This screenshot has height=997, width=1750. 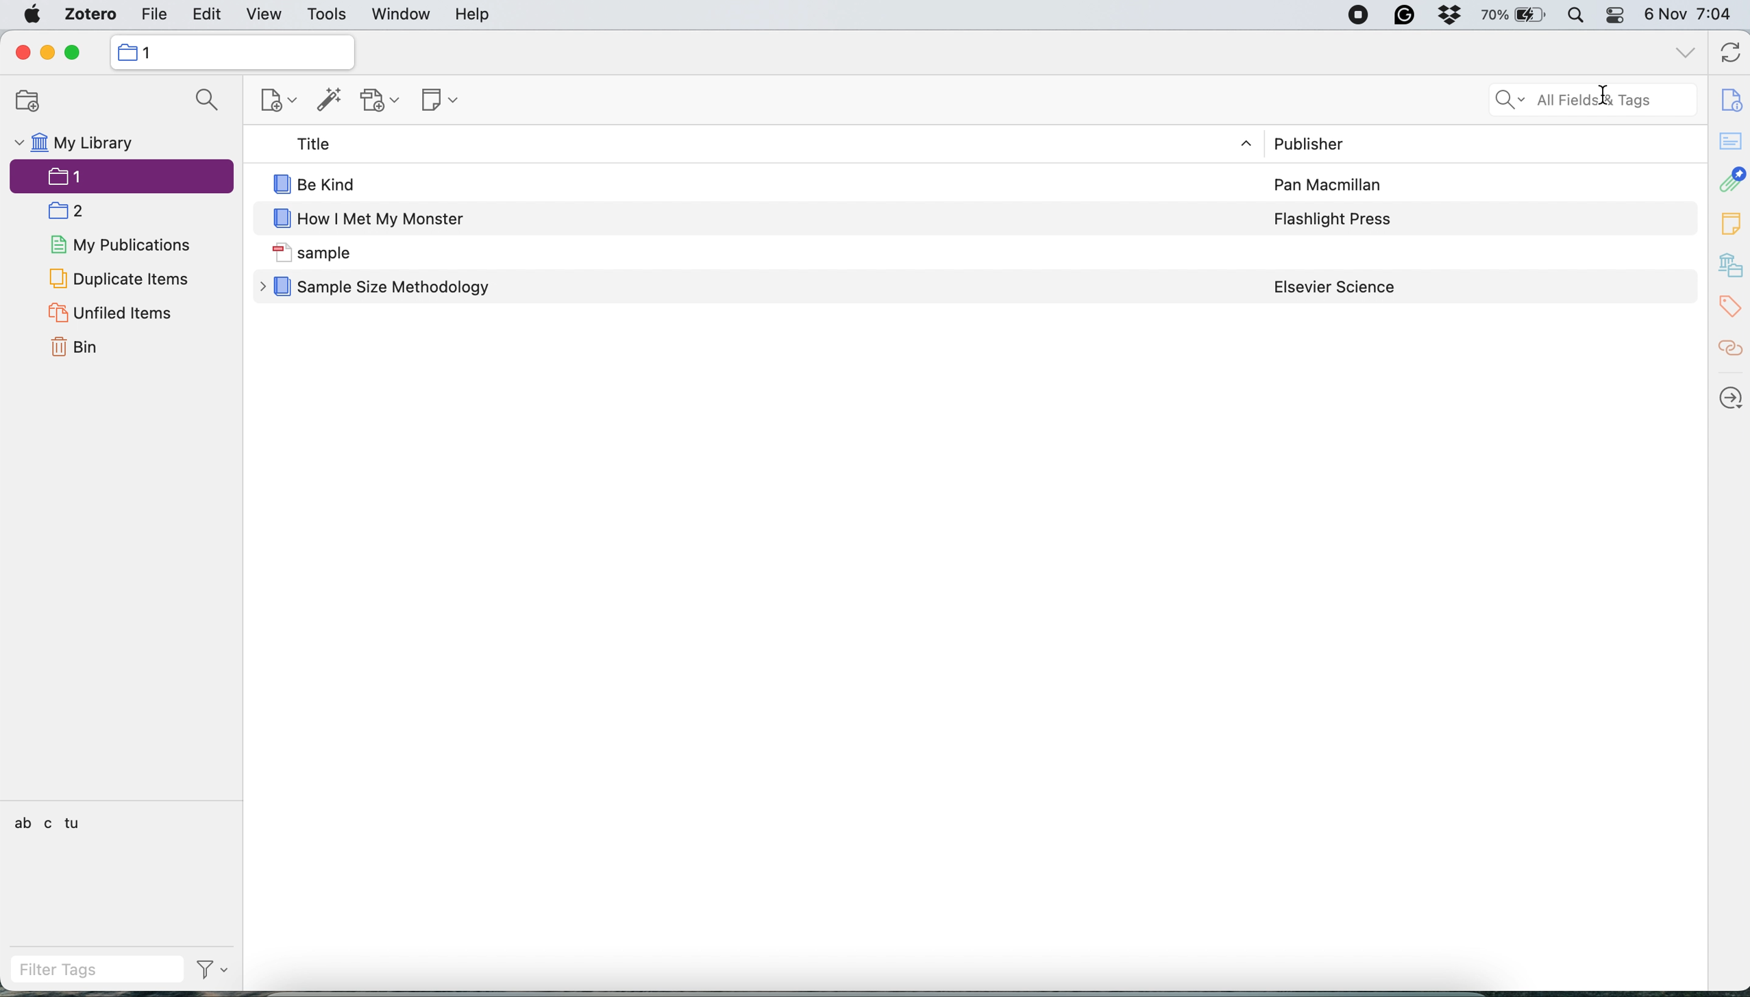 I want to click on minimise, so click(x=47, y=53).